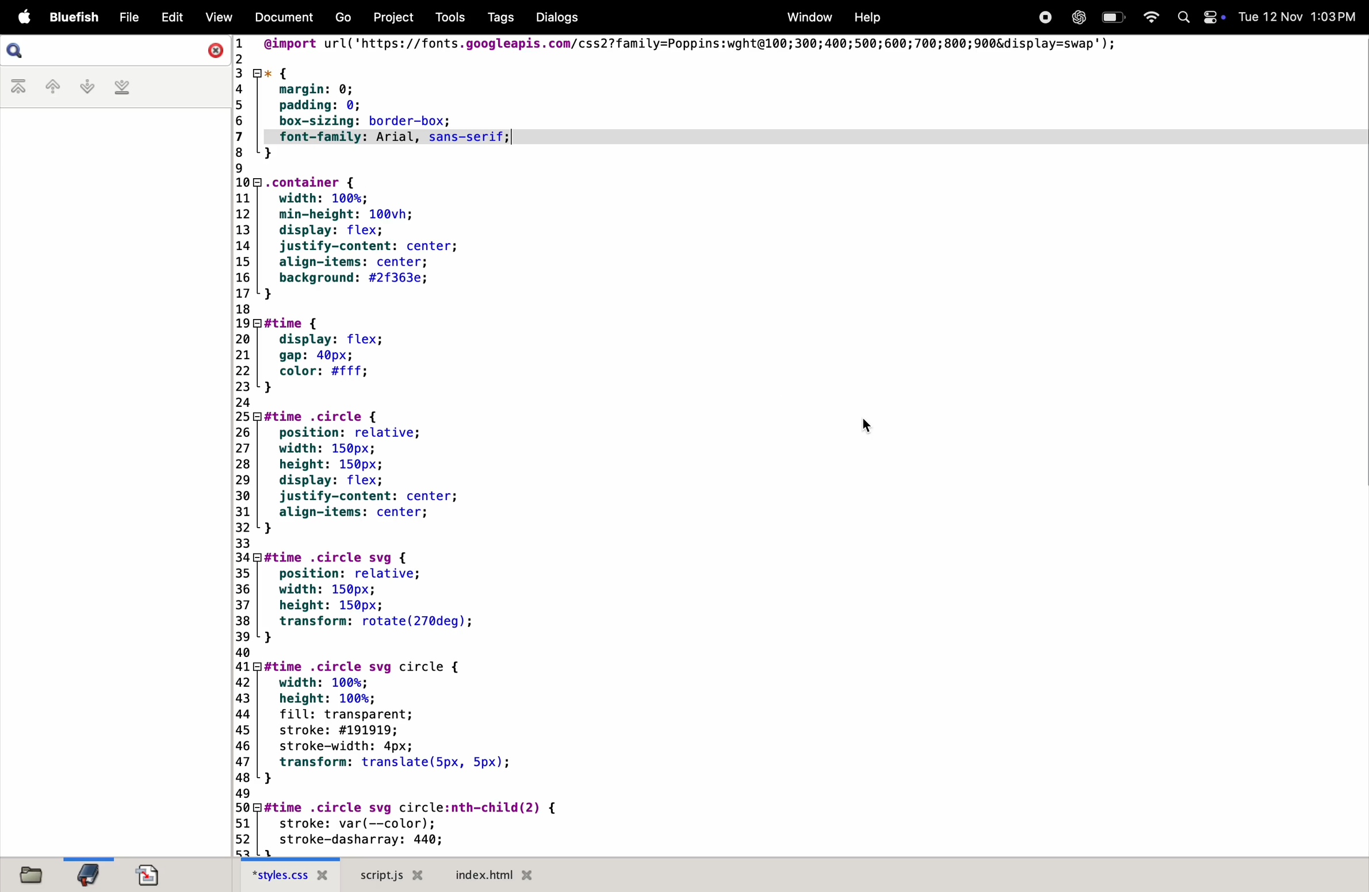 This screenshot has width=1369, height=892. I want to click on Previous bookmark, so click(50, 88).